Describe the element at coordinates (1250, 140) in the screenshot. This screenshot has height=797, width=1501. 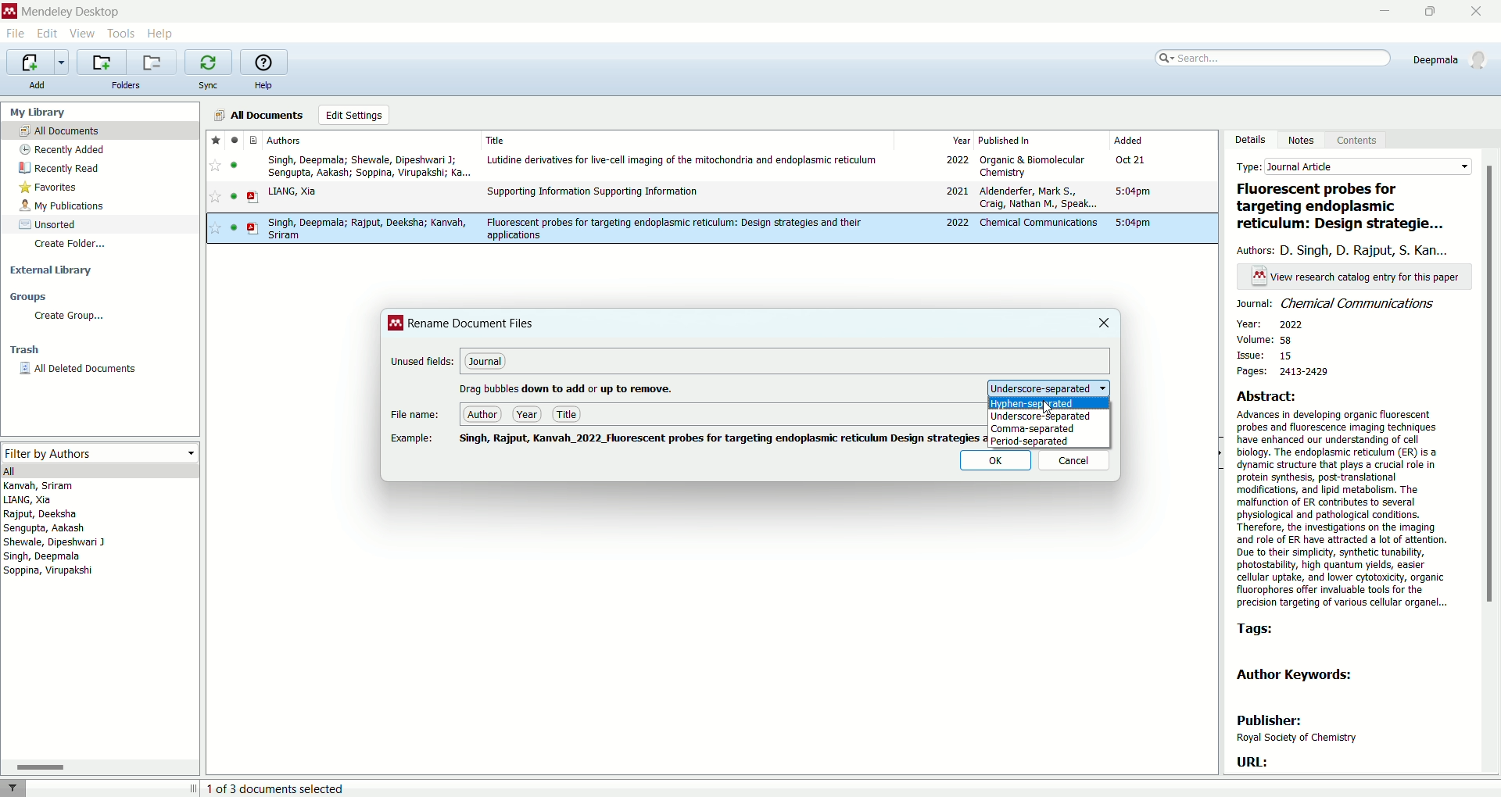
I see `details` at that location.